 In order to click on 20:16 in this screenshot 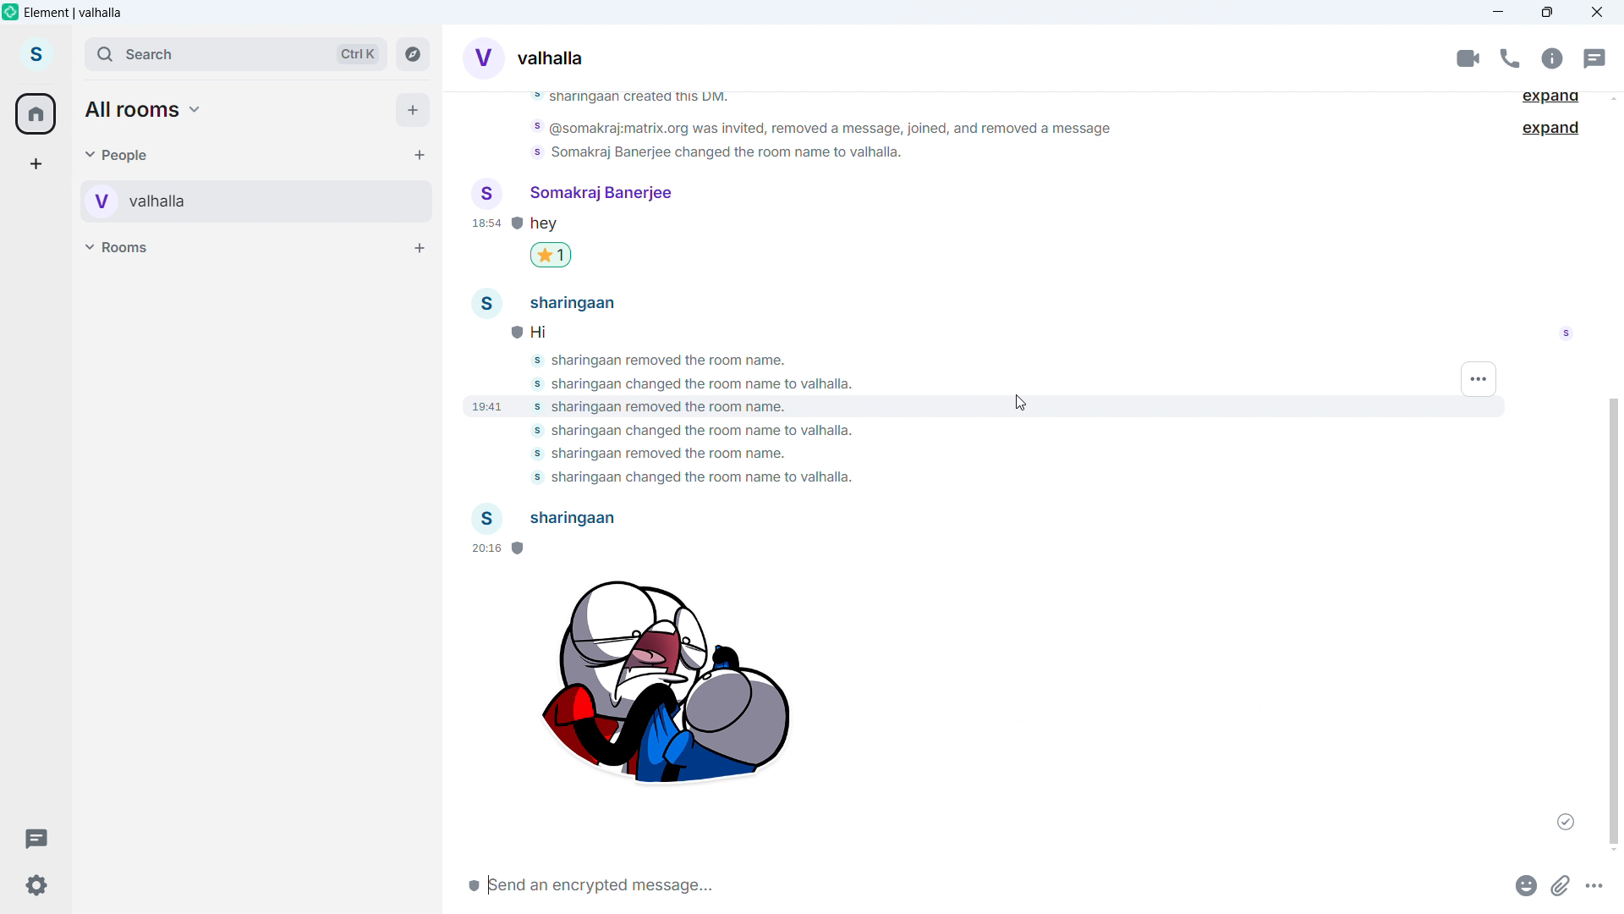, I will do `click(495, 549)`.